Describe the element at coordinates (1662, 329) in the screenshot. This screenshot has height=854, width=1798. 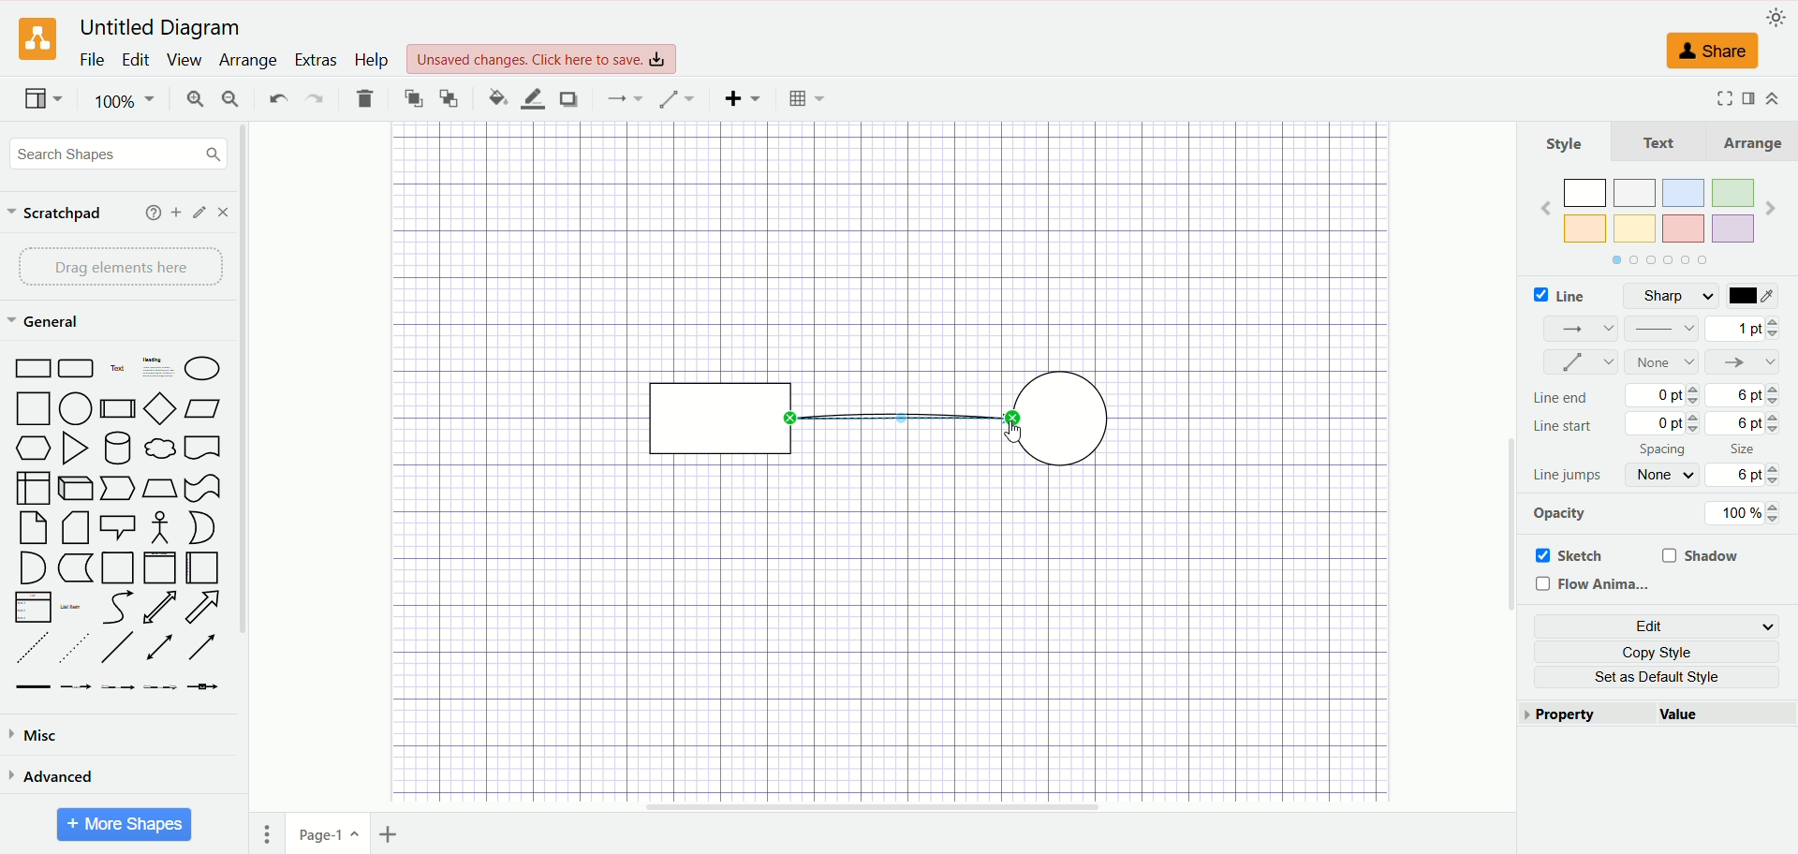
I see `pattern` at that location.